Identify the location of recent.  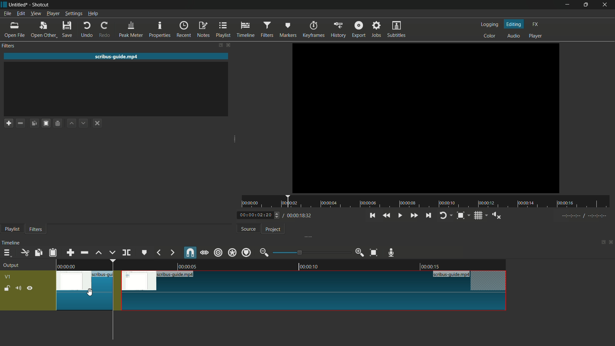
(184, 29).